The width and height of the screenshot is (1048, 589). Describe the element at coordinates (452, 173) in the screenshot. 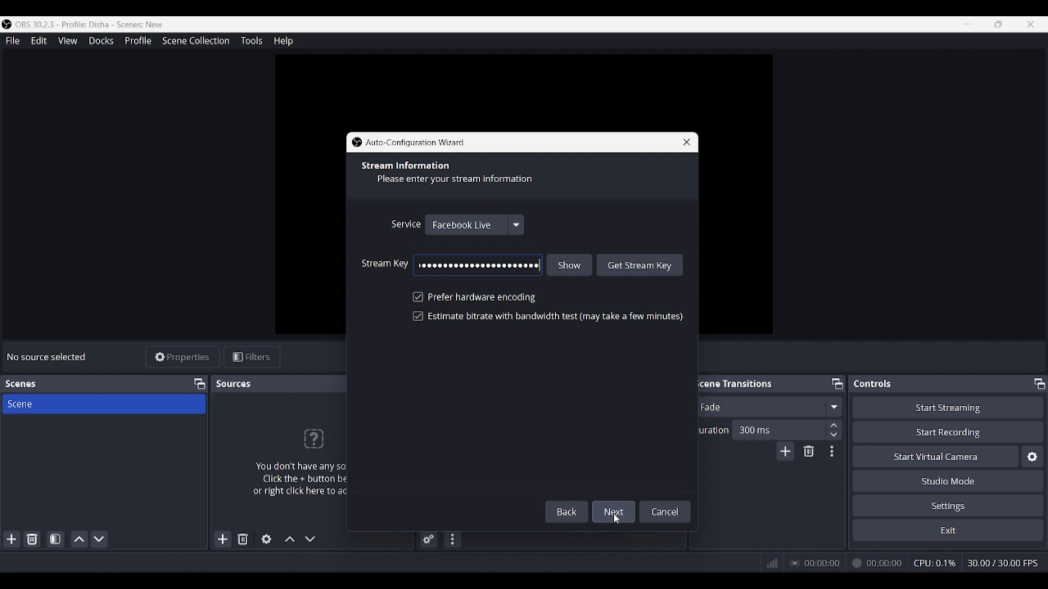

I see `Section title and description` at that location.